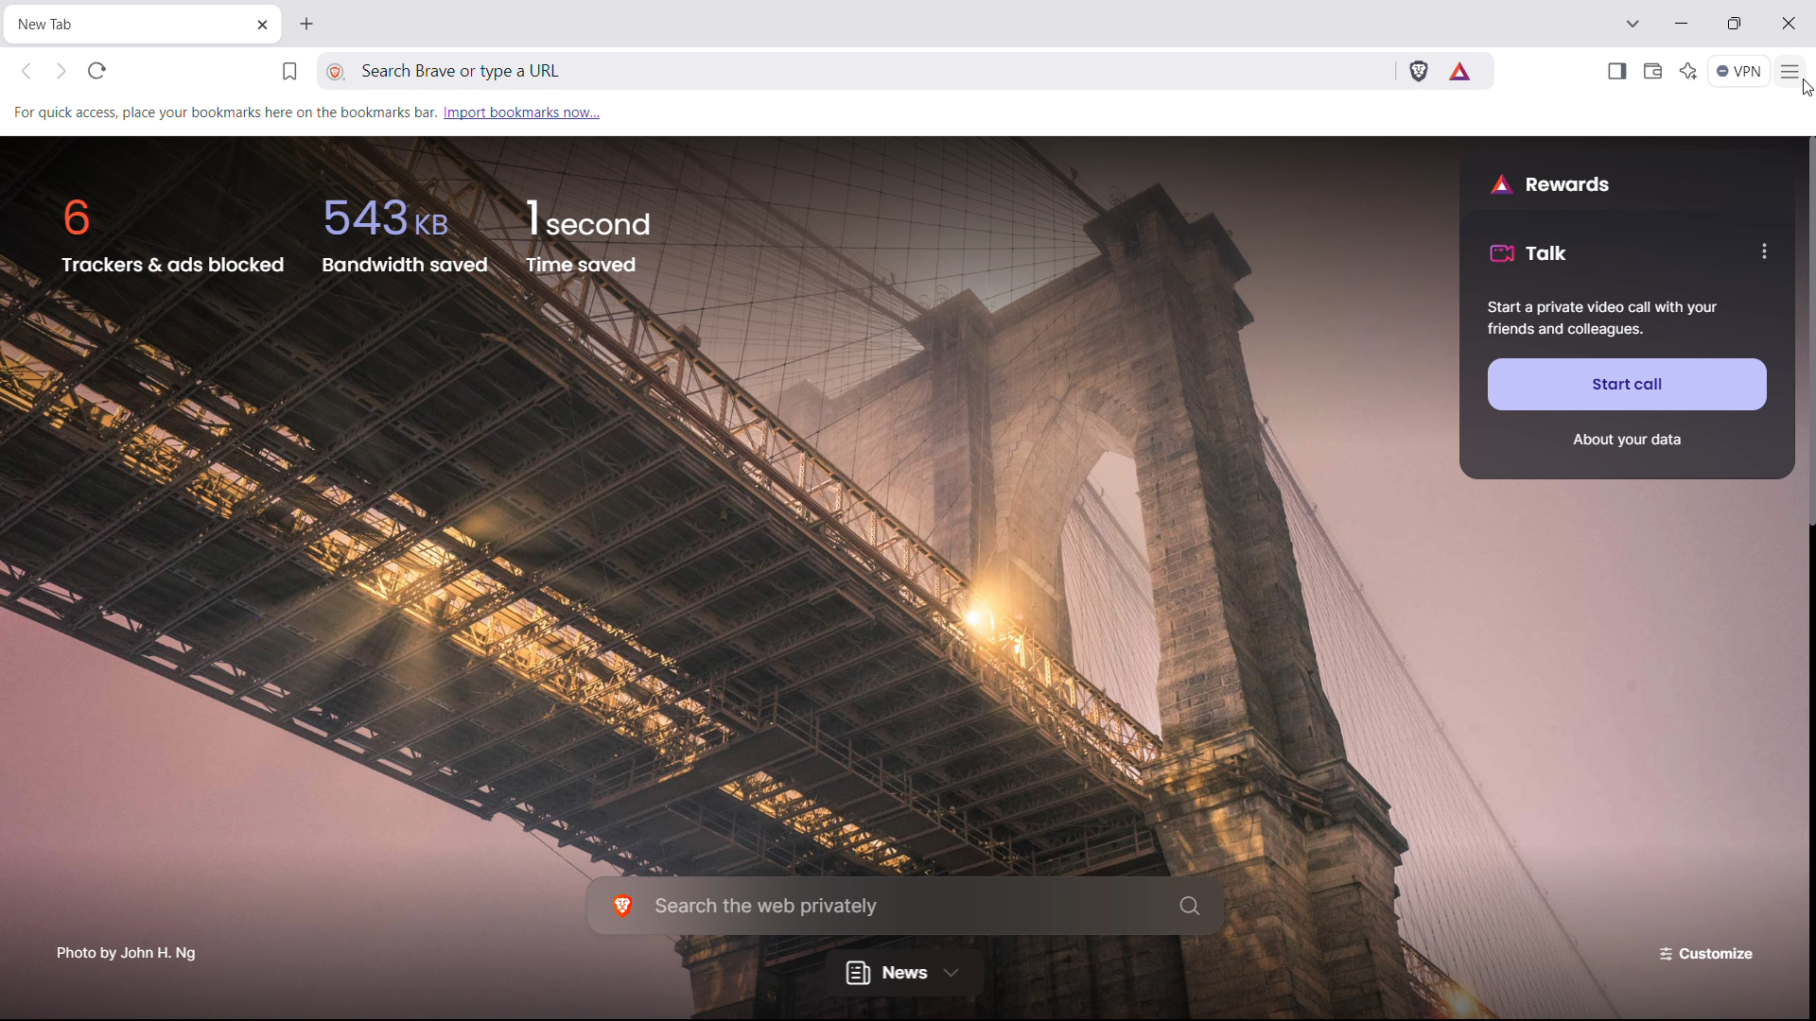 This screenshot has height=1021, width=1816. Describe the element at coordinates (405, 268) in the screenshot. I see `bandwidth saved` at that location.